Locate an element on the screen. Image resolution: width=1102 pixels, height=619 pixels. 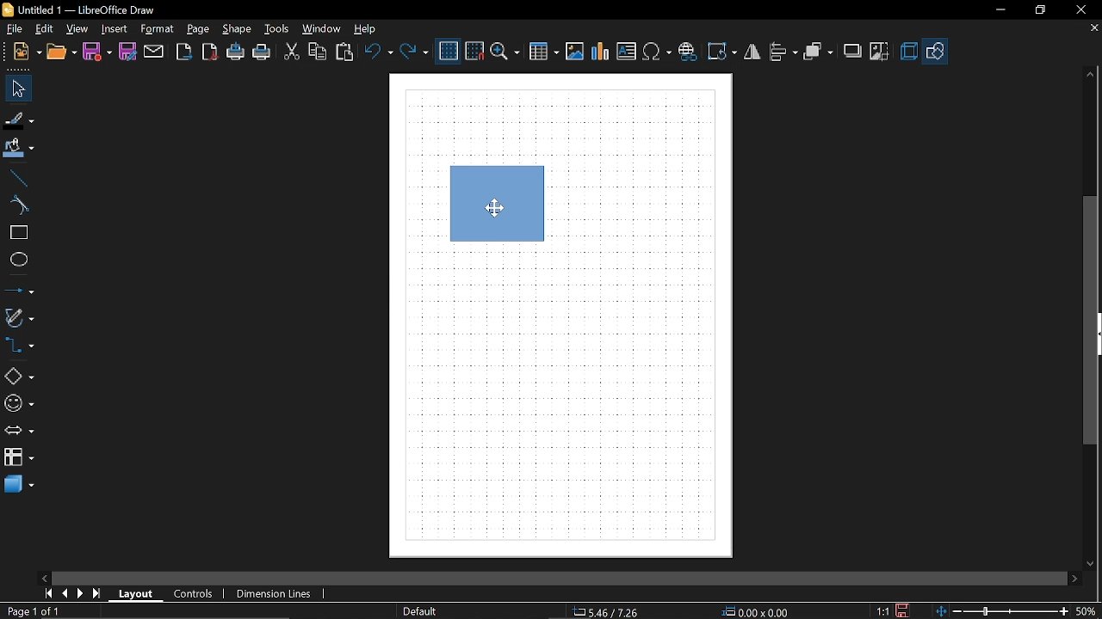
next page is located at coordinates (81, 594).